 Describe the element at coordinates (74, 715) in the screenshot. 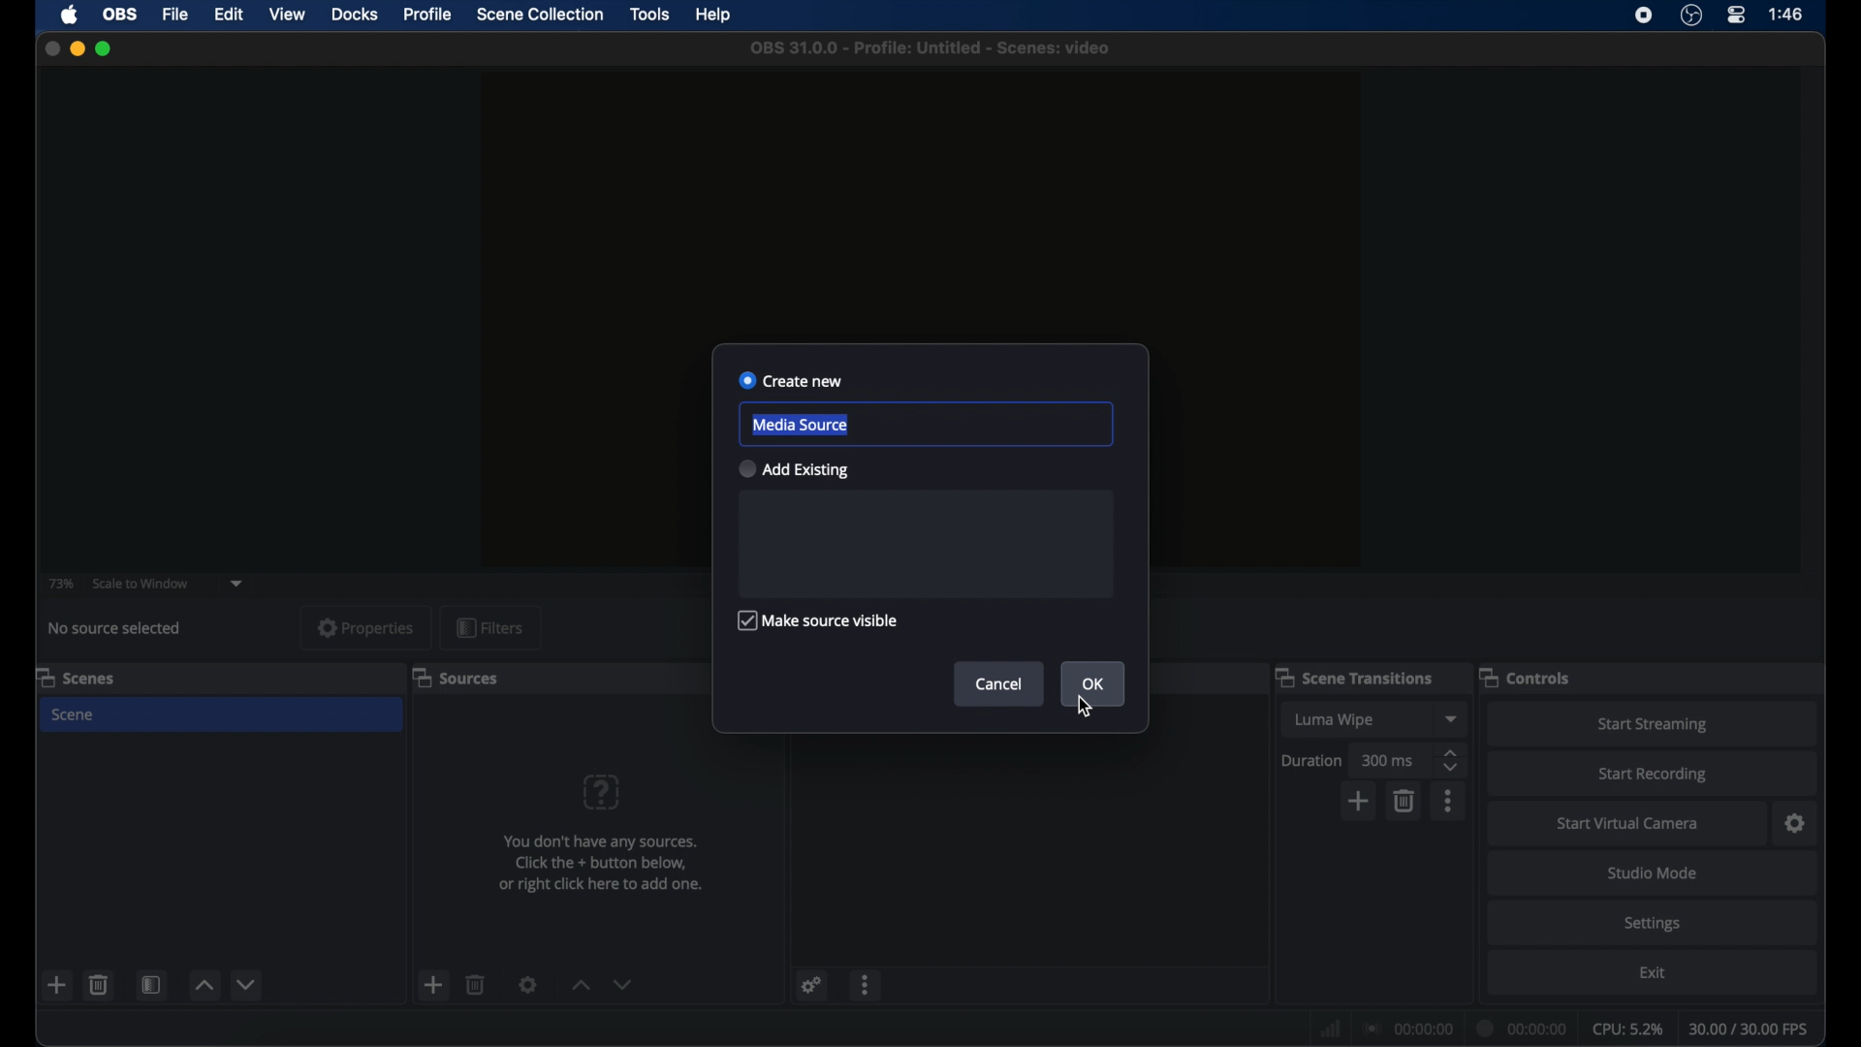

I see `scene` at that location.